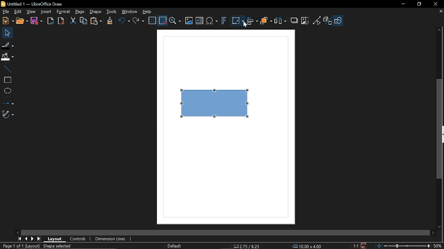 This screenshot has width=444, height=249. I want to click on Redo, so click(138, 21).